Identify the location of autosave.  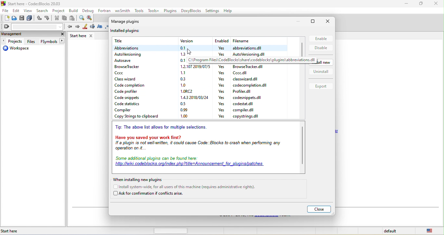
(128, 61).